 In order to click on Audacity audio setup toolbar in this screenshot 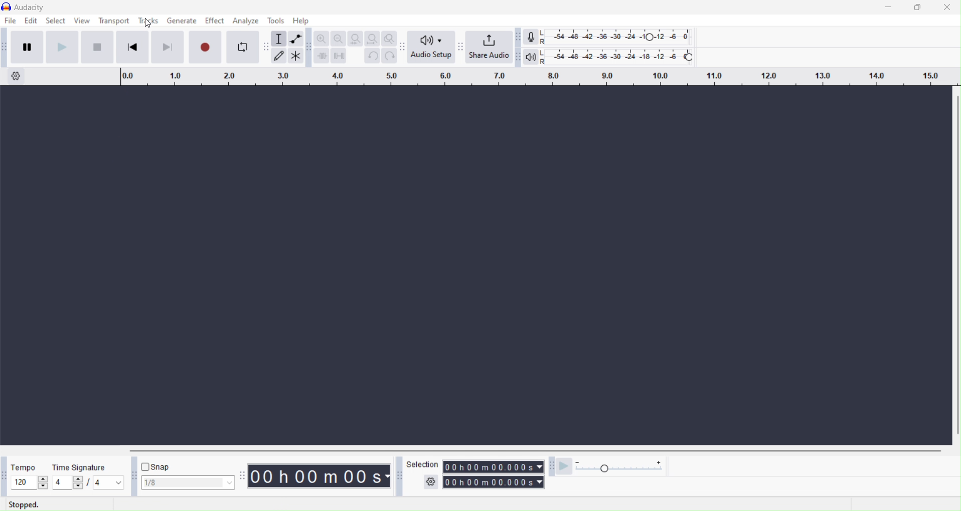, I will do `click(403, 47)`.